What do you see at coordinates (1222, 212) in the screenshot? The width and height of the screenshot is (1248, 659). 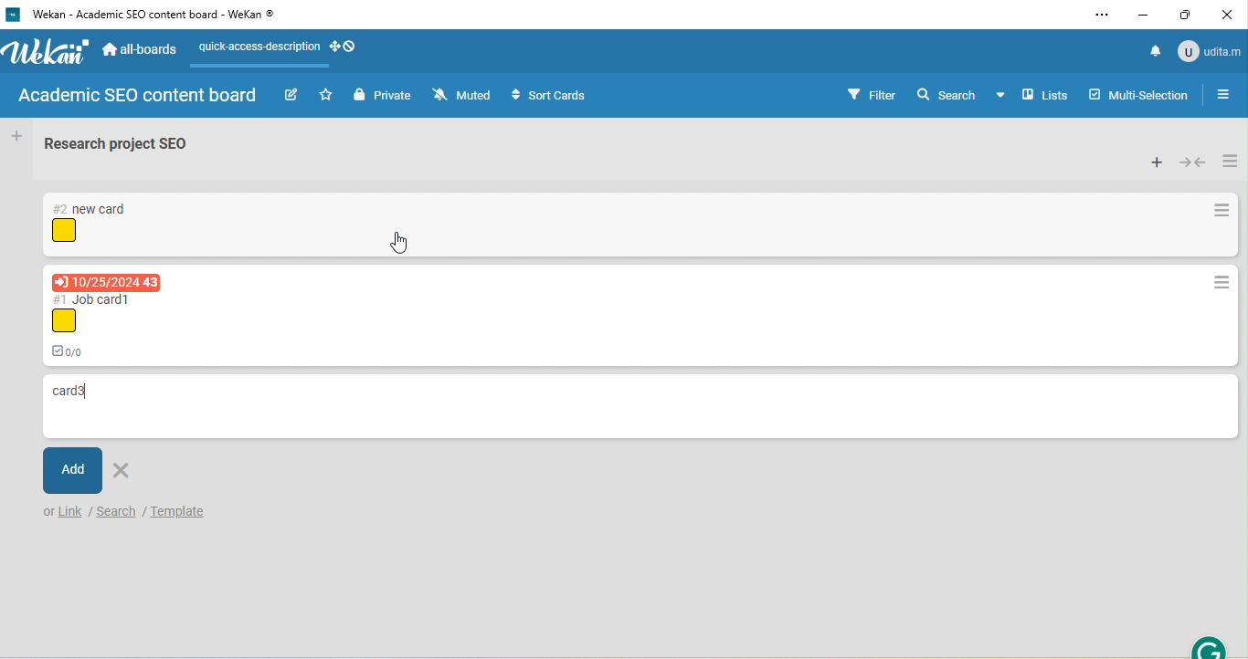 I see `card actions` at bounding box center [1222, 212].